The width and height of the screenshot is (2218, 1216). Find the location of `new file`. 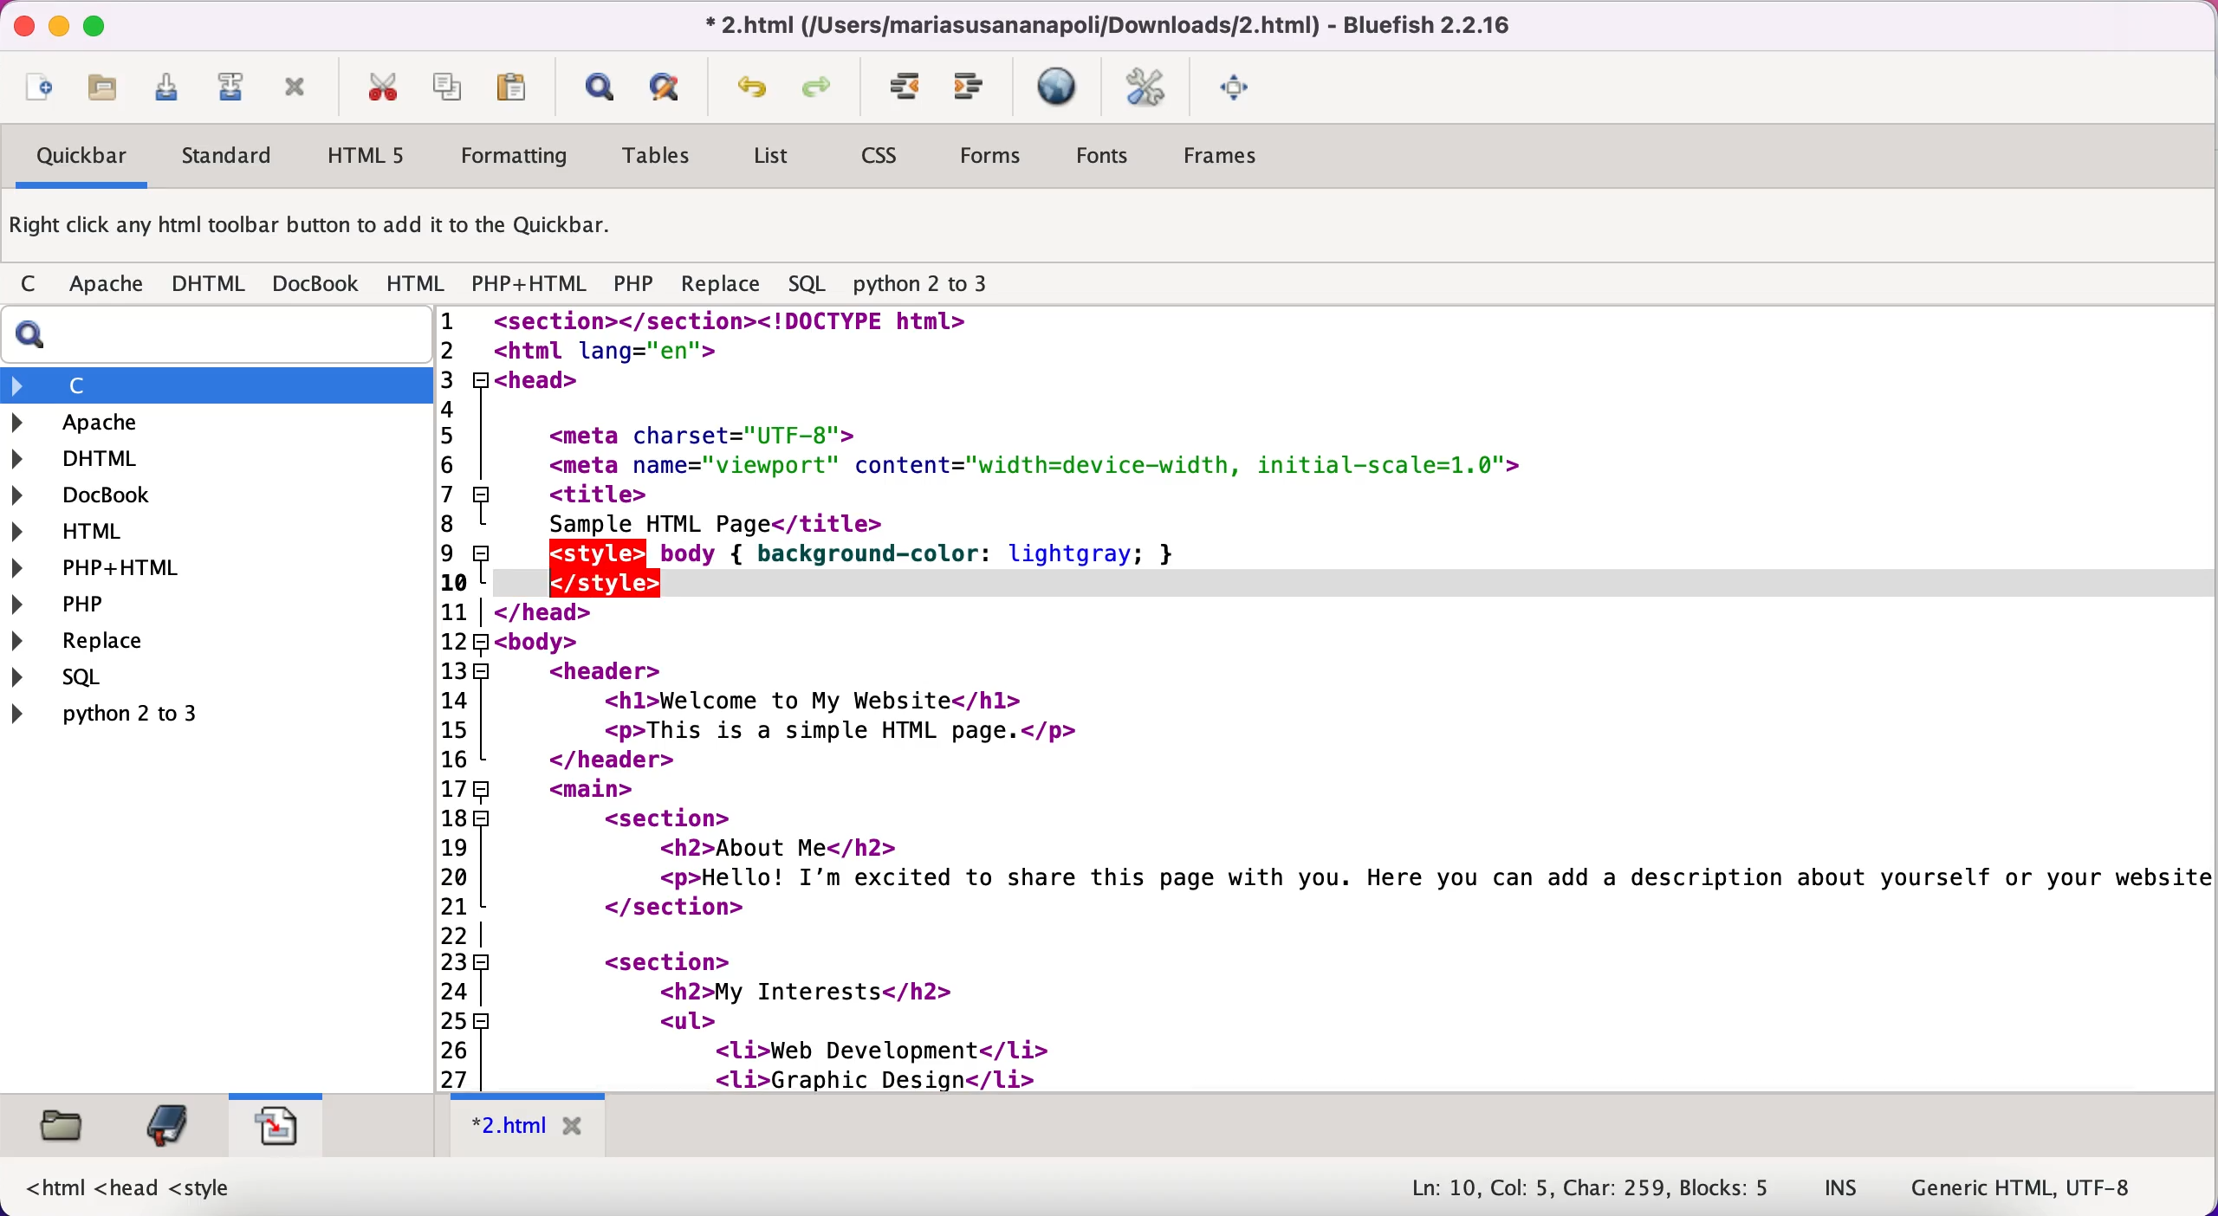

new file is located at coordinates (39, 91).